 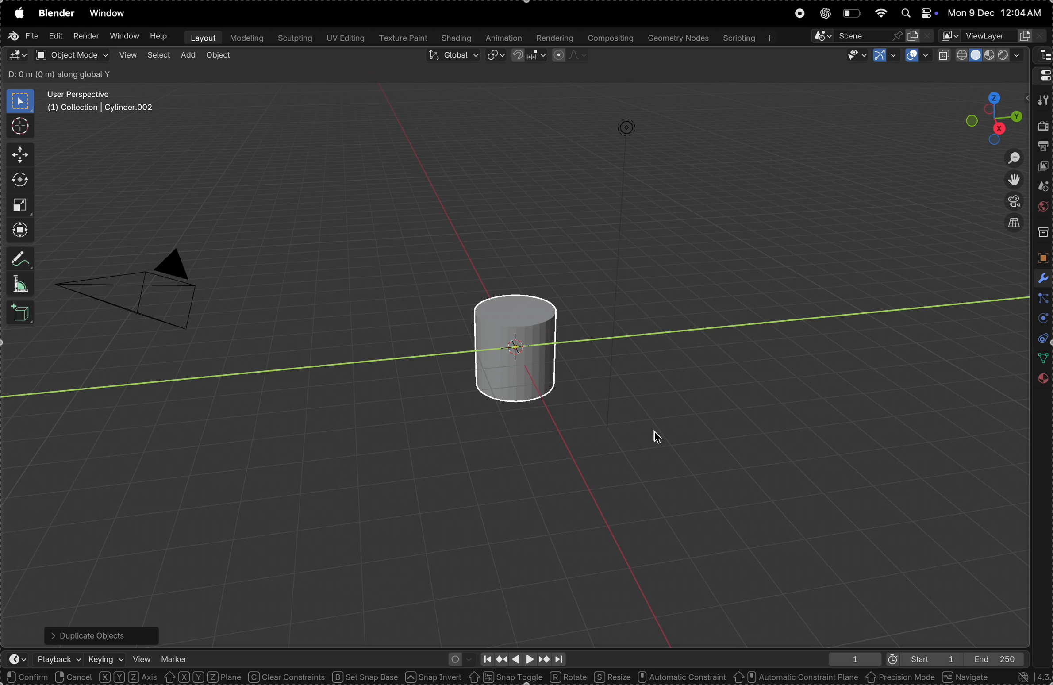 I want to click on Window, so click(x=123, y=37).